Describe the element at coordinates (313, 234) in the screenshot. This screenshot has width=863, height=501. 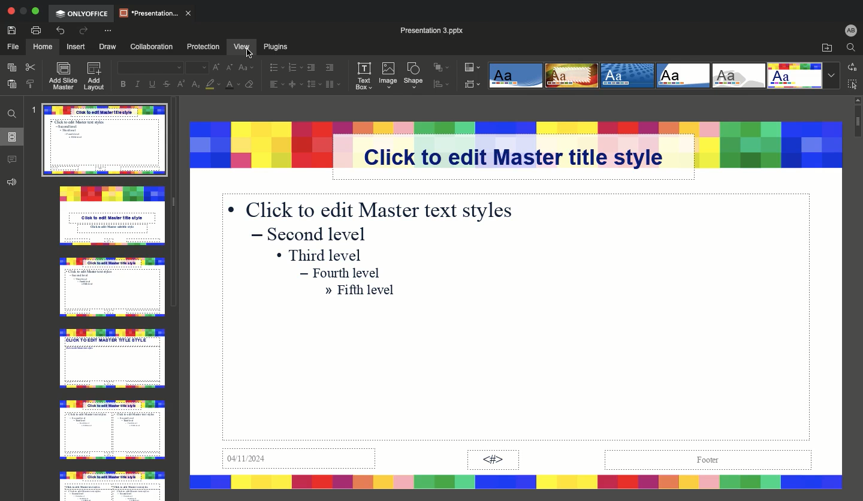
I see `+ Second level` at that location.